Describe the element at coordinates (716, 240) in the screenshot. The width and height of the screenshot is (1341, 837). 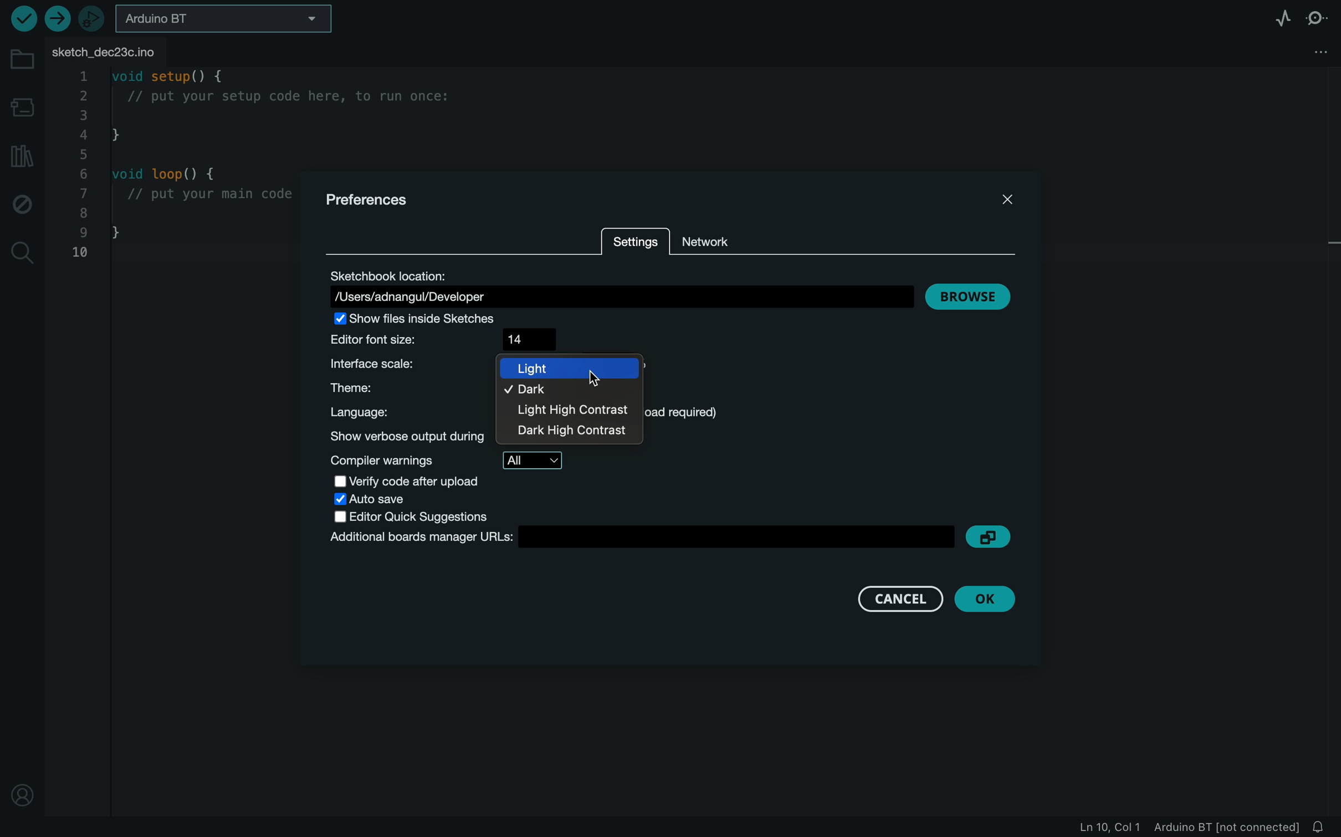
I see `network` at that location.